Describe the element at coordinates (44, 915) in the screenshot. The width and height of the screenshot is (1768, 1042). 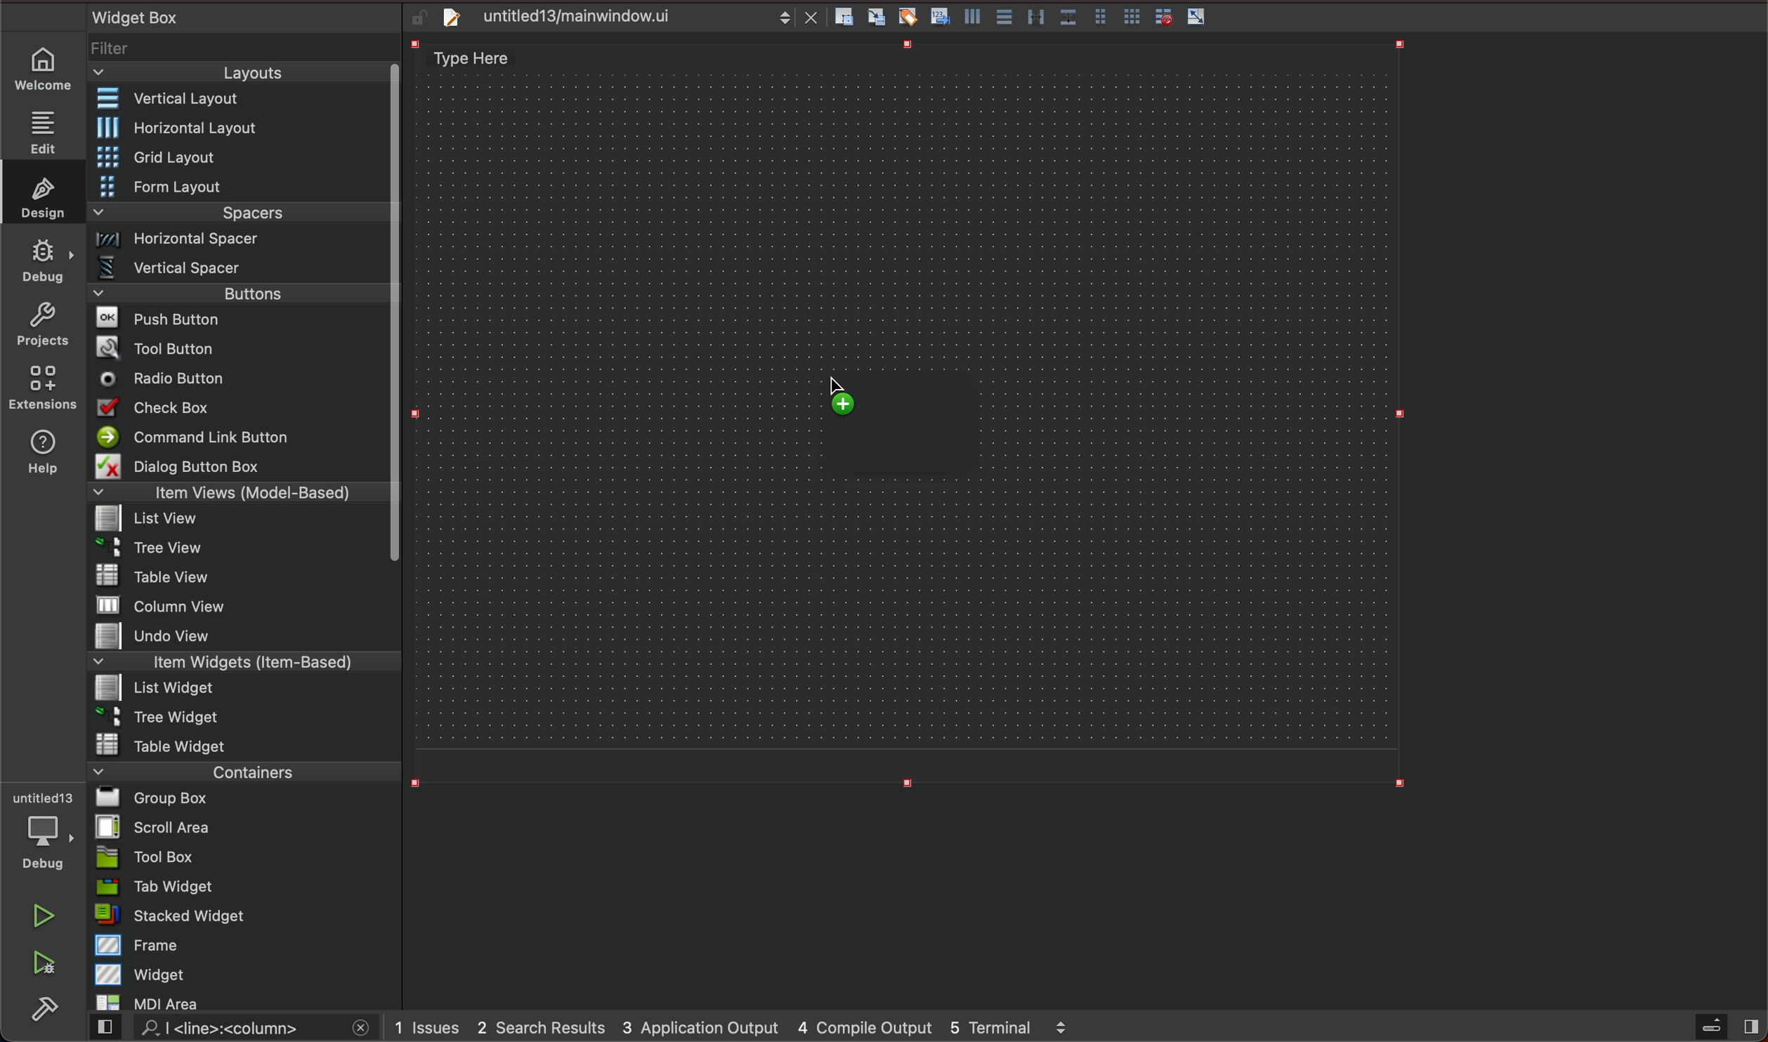
I see `` at that location.